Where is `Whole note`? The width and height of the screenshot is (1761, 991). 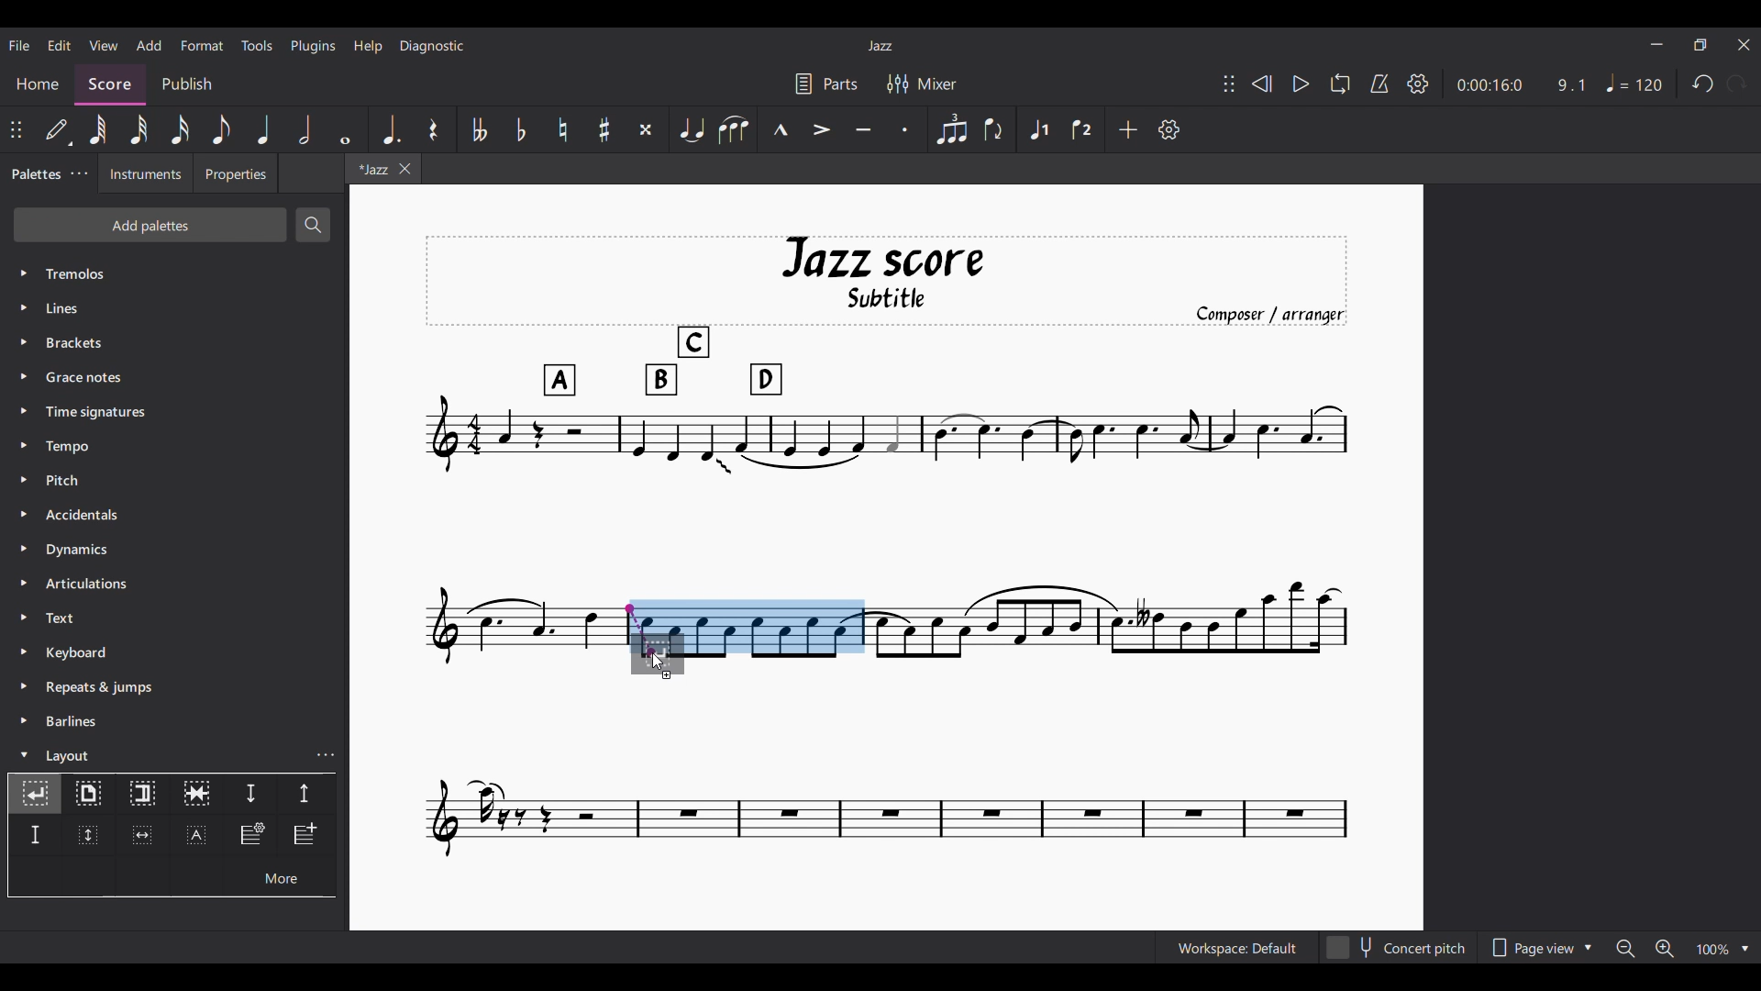 Whole note is located at coordinates (346, 129).